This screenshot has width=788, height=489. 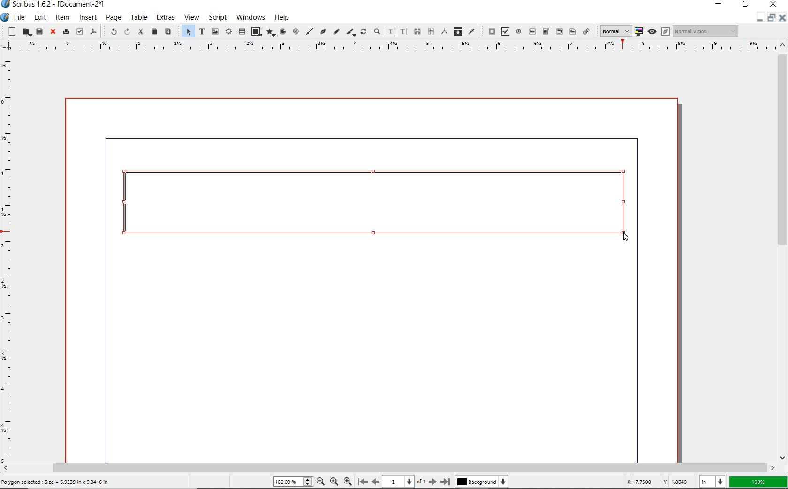 What do you see at coordinates (390, 31) in the screenshot?
I see `edit contents of frame` at bounding box center [390, 31].